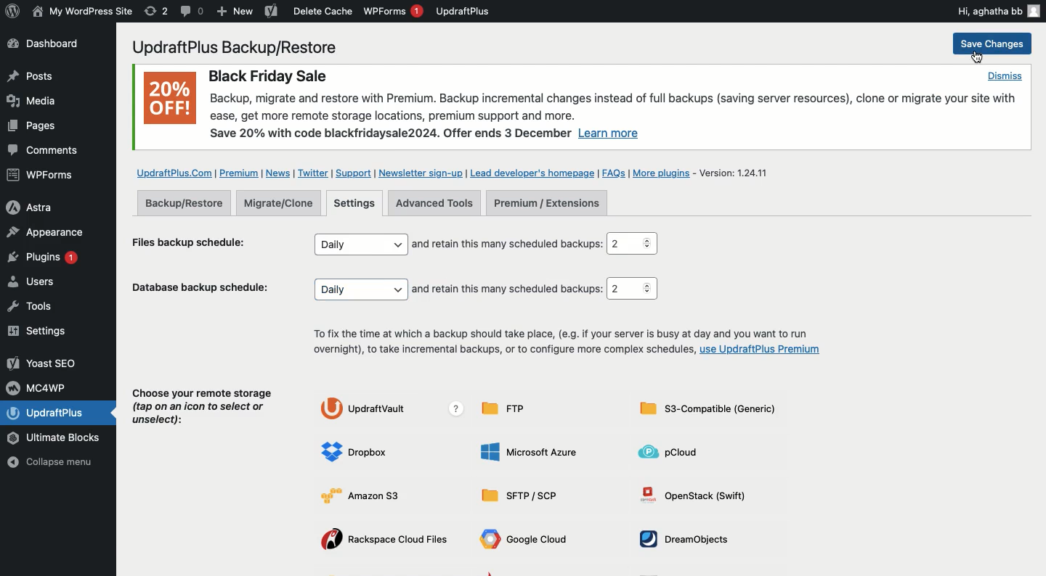 This screenshot has width=1046, height=576. Describe the element at coordinates (531, 451) in the screenshot. I see `Microsoft Azure` at that location.